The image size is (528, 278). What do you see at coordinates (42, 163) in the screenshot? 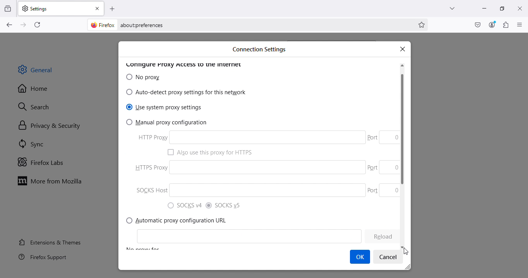
I see `Firefox labs` at bounding box center [42, 163].